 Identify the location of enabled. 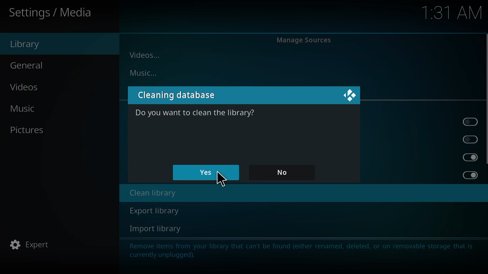
(470, 157).